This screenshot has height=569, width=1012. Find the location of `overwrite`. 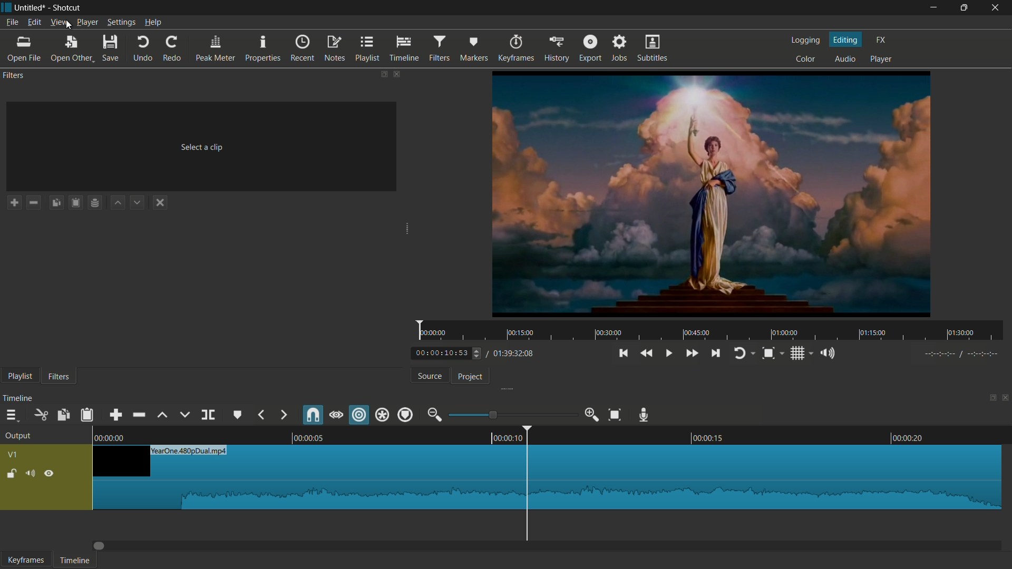

overwrite is located at coordinates (184, 415).